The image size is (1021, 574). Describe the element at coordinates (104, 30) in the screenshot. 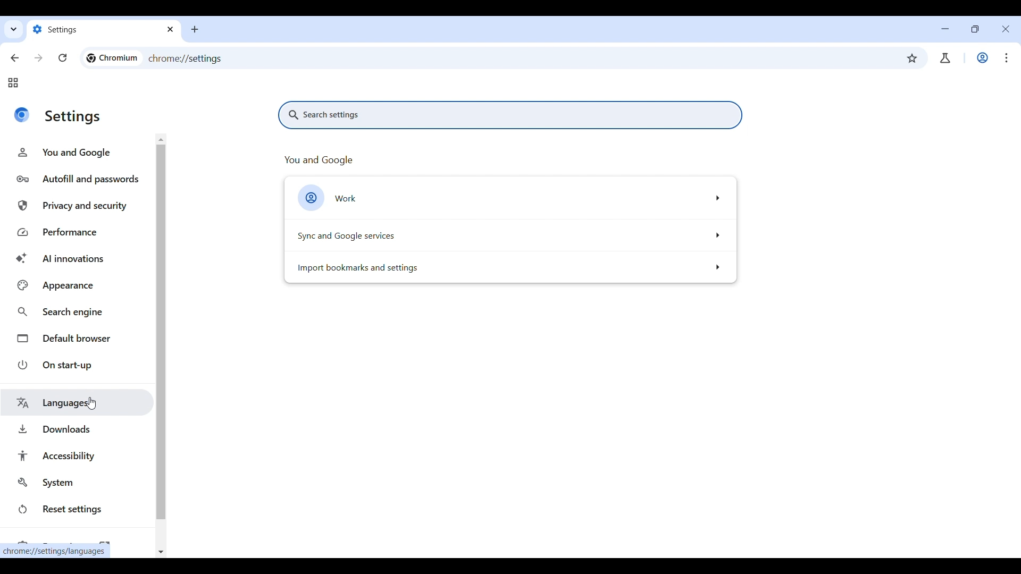

I see `Tab name changed` at that location.